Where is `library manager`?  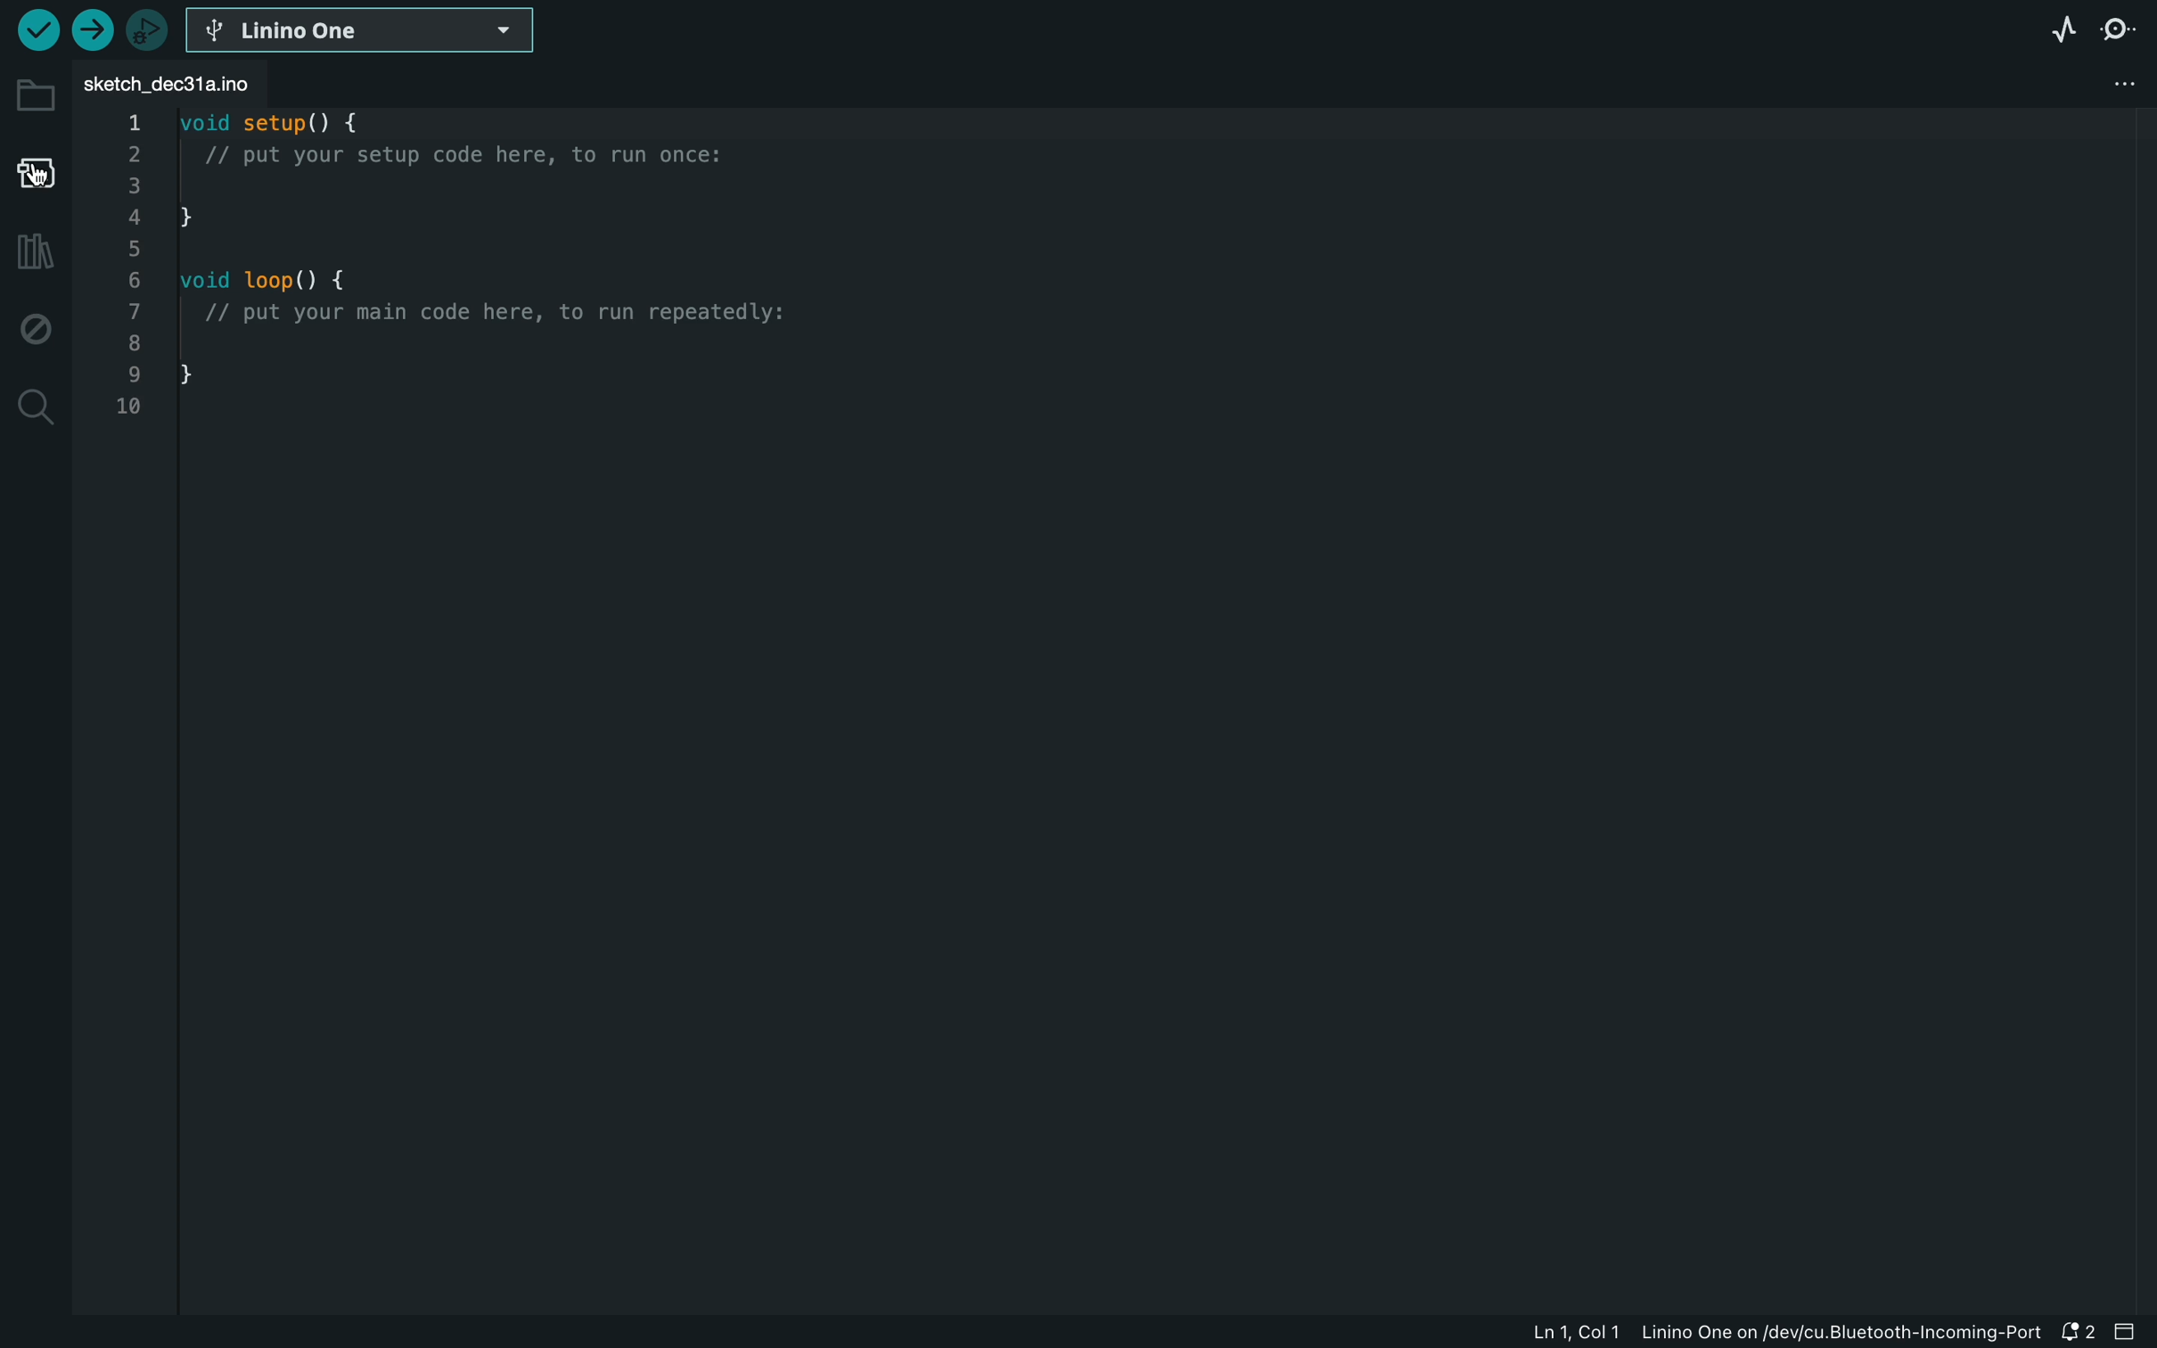 library manager is located at coordinates (34, 253).